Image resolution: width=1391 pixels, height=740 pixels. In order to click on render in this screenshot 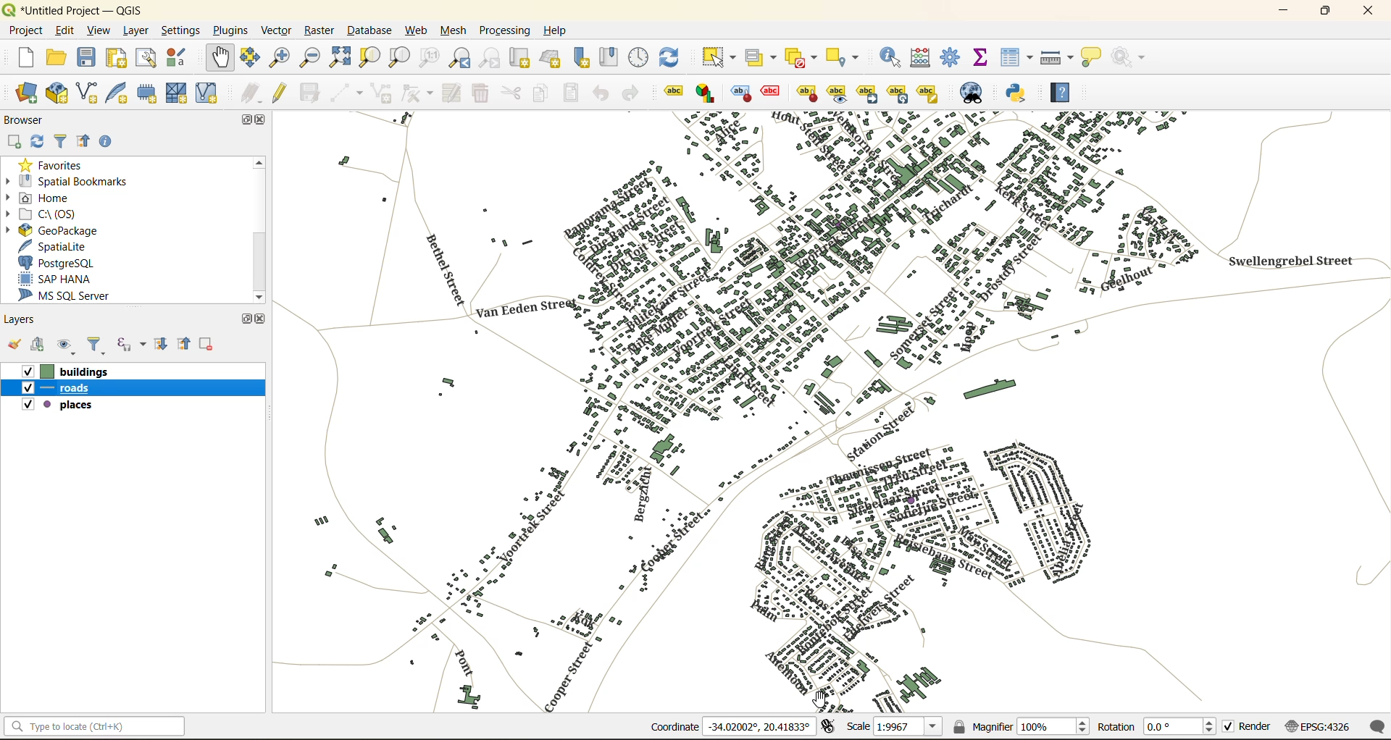, I will do `click(1246, 726)`.